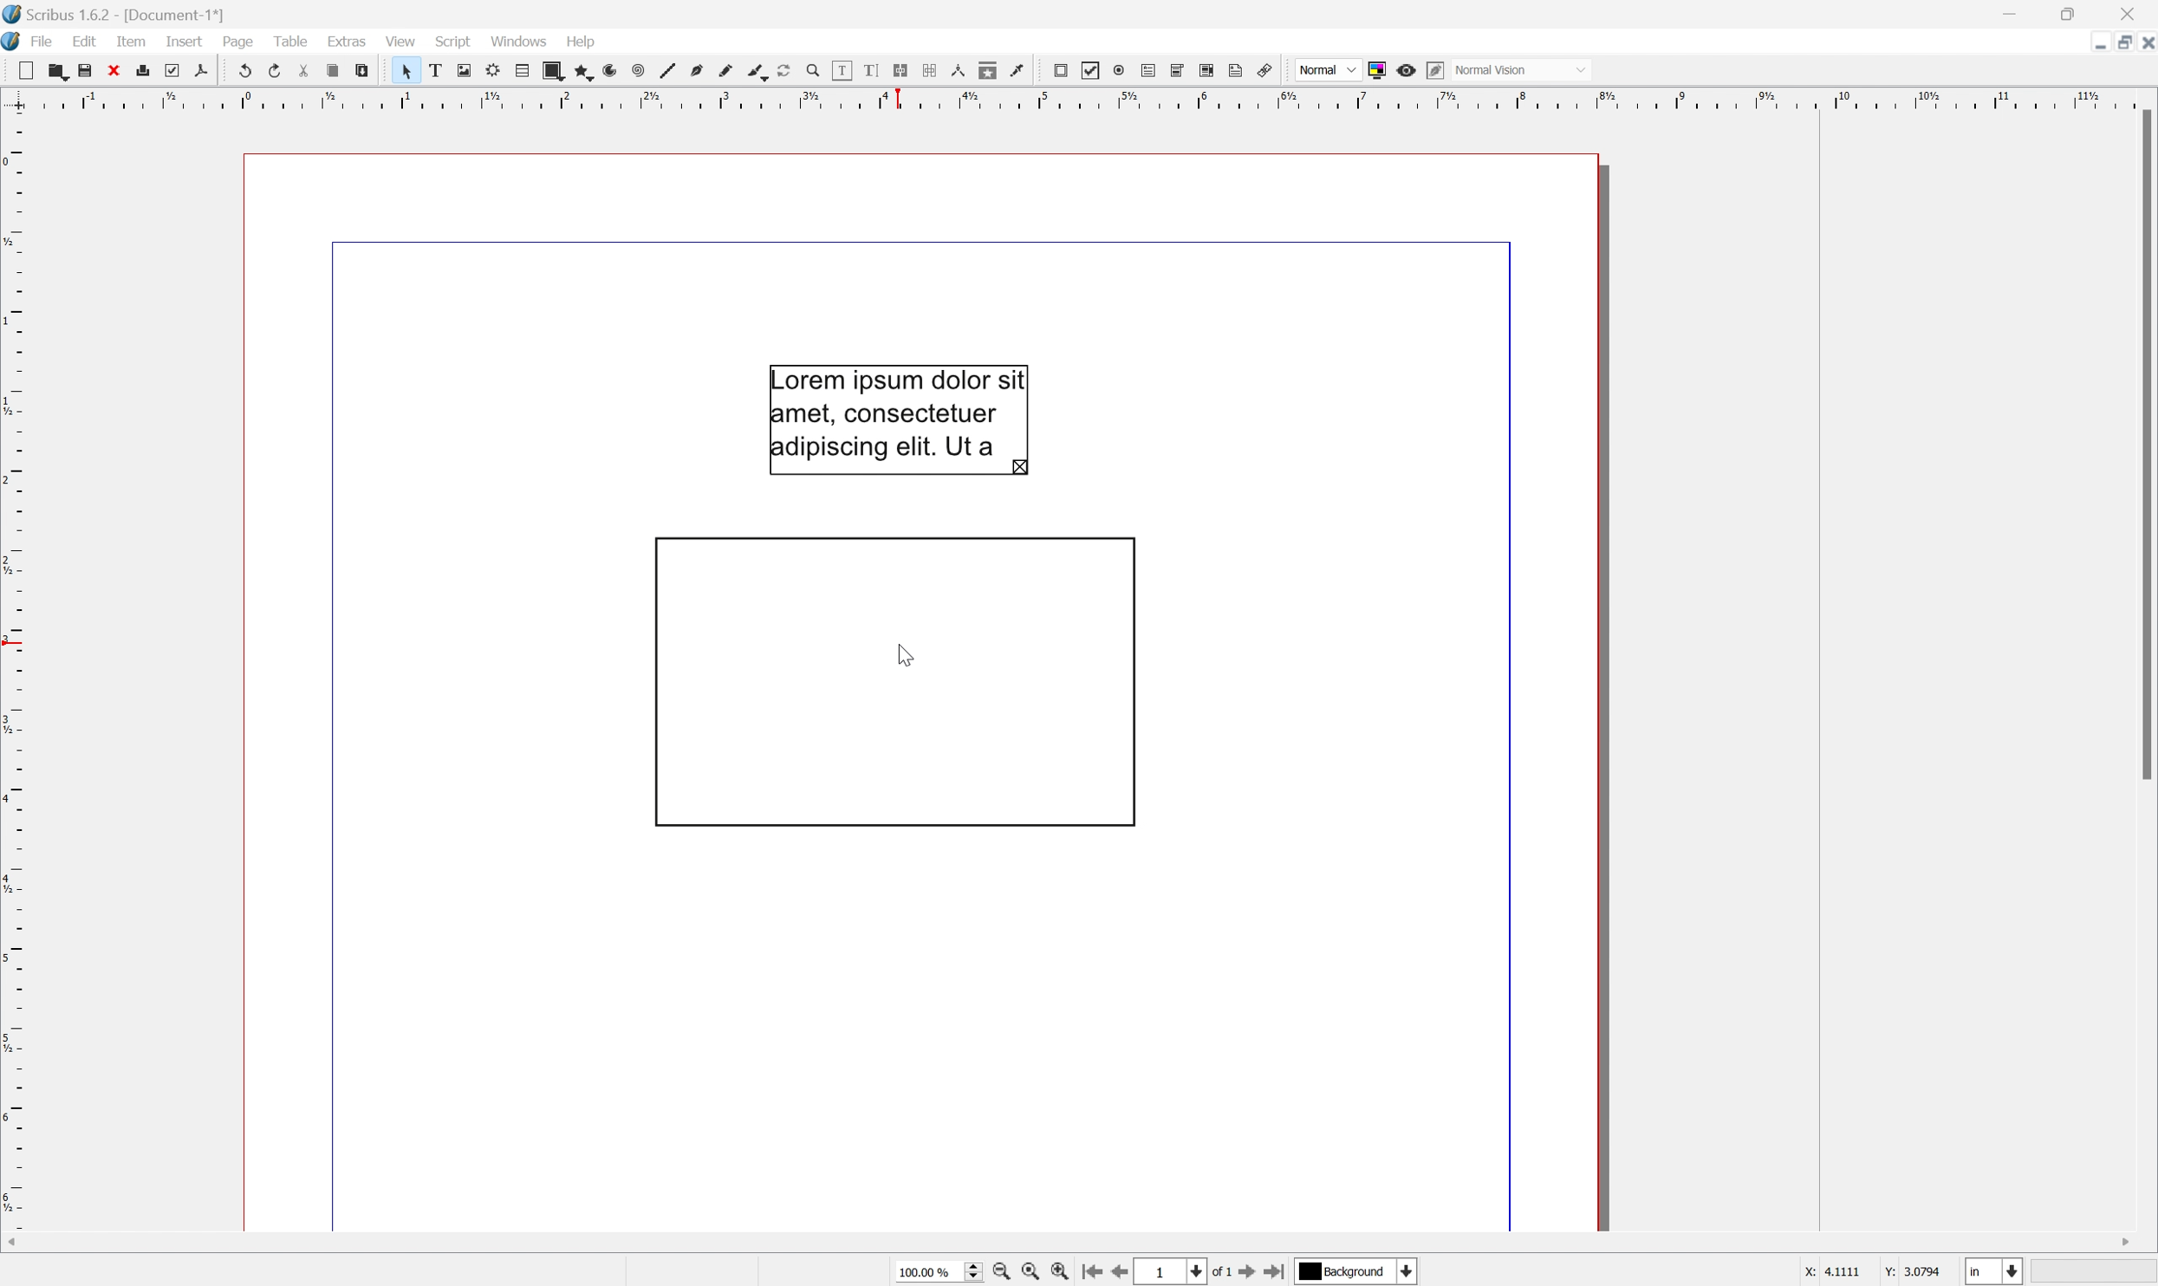  I want to click on cursor, so click(907, 655).